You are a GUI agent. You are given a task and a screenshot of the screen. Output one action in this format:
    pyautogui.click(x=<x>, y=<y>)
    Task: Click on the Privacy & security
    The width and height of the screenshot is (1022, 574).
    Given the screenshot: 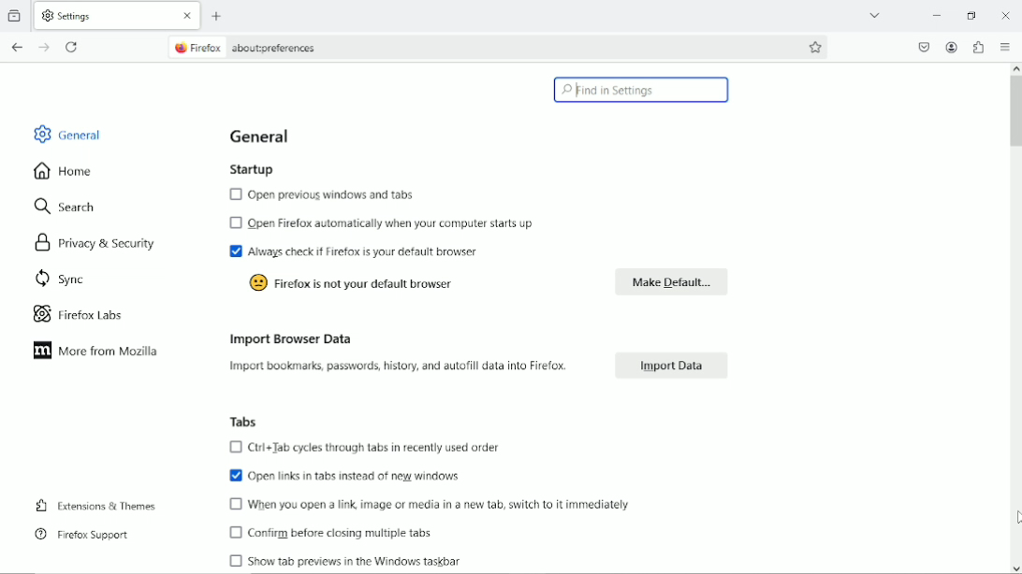 What is the action you would take?
    pyautogui.click(x=101, y=241)
    